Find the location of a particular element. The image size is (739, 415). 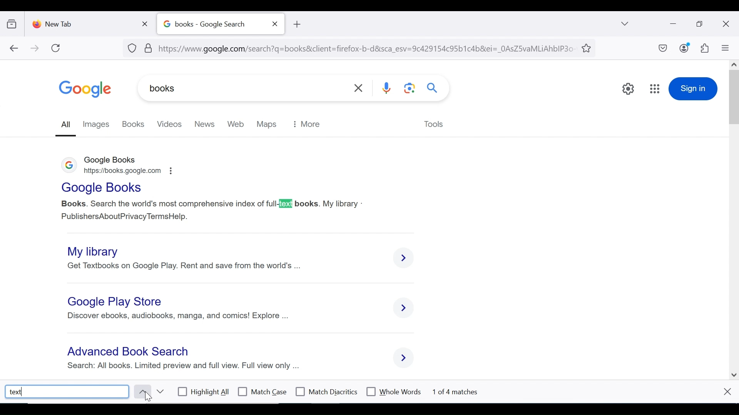

restore is located at coordinates (701, 24).